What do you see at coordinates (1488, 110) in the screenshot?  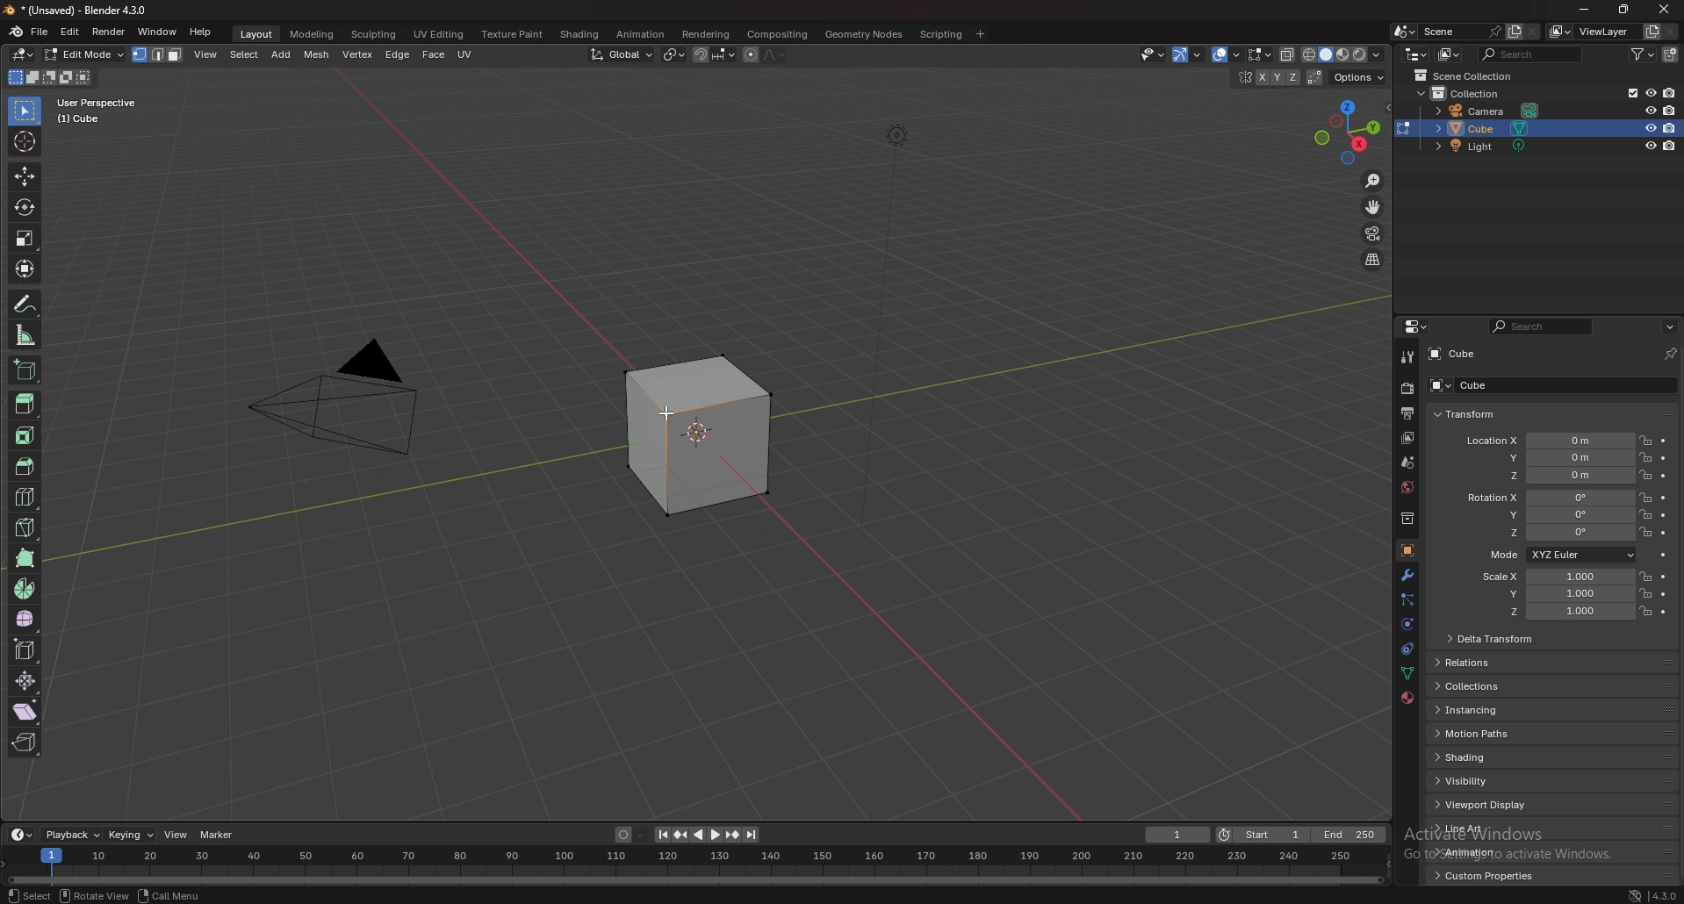 I see `camera` at bounding box center [1488, 110].